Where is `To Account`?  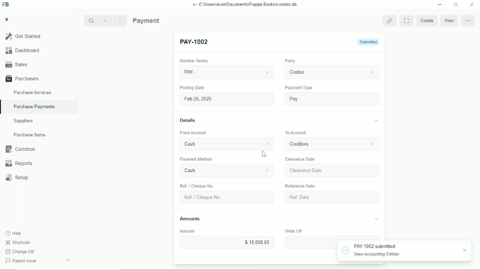
To Account is located at coordinates (328, 144).